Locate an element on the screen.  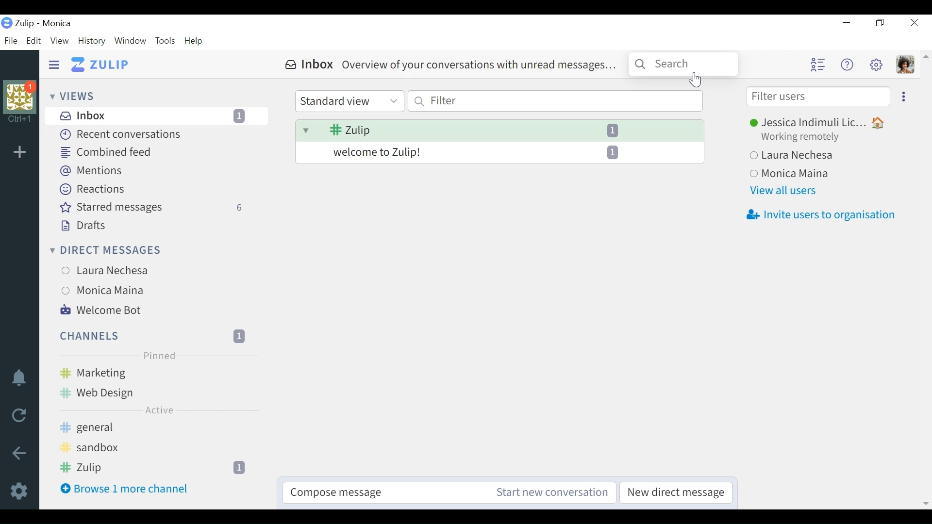
Recent Conversations is located at coordinates (123, 135).